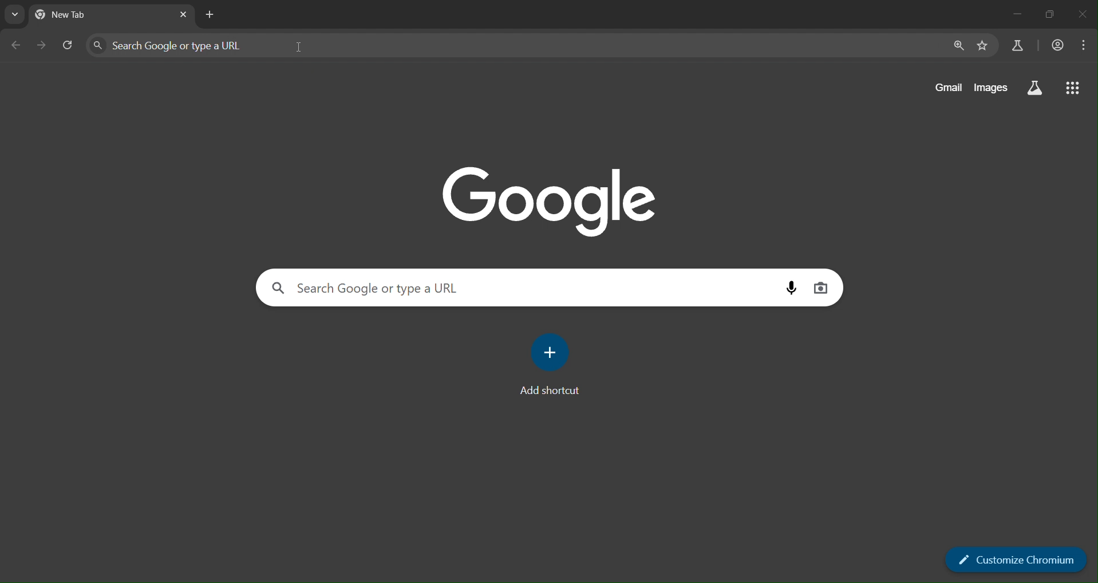  Describe the element at coordinates (87, 15) in the screenshot. I see `current tabs` at that location.